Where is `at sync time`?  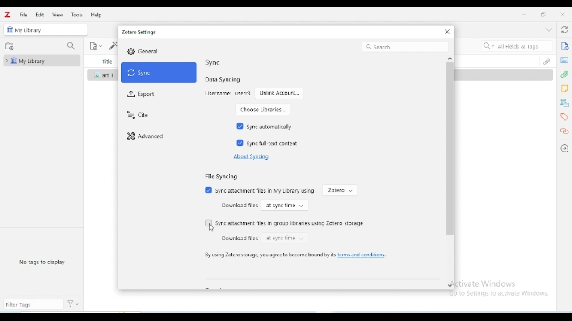 at sync time is located at coordinates (284, 239).